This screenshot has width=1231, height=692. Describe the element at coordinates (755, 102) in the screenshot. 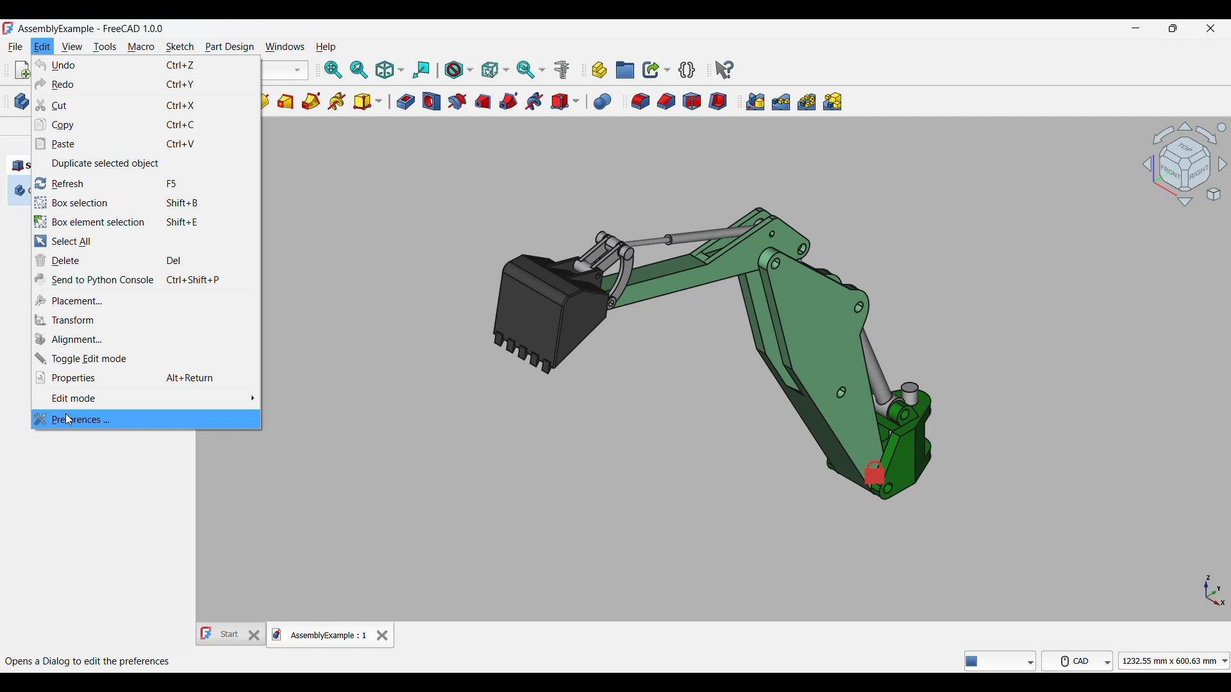

I see `Mirrored` at that location.